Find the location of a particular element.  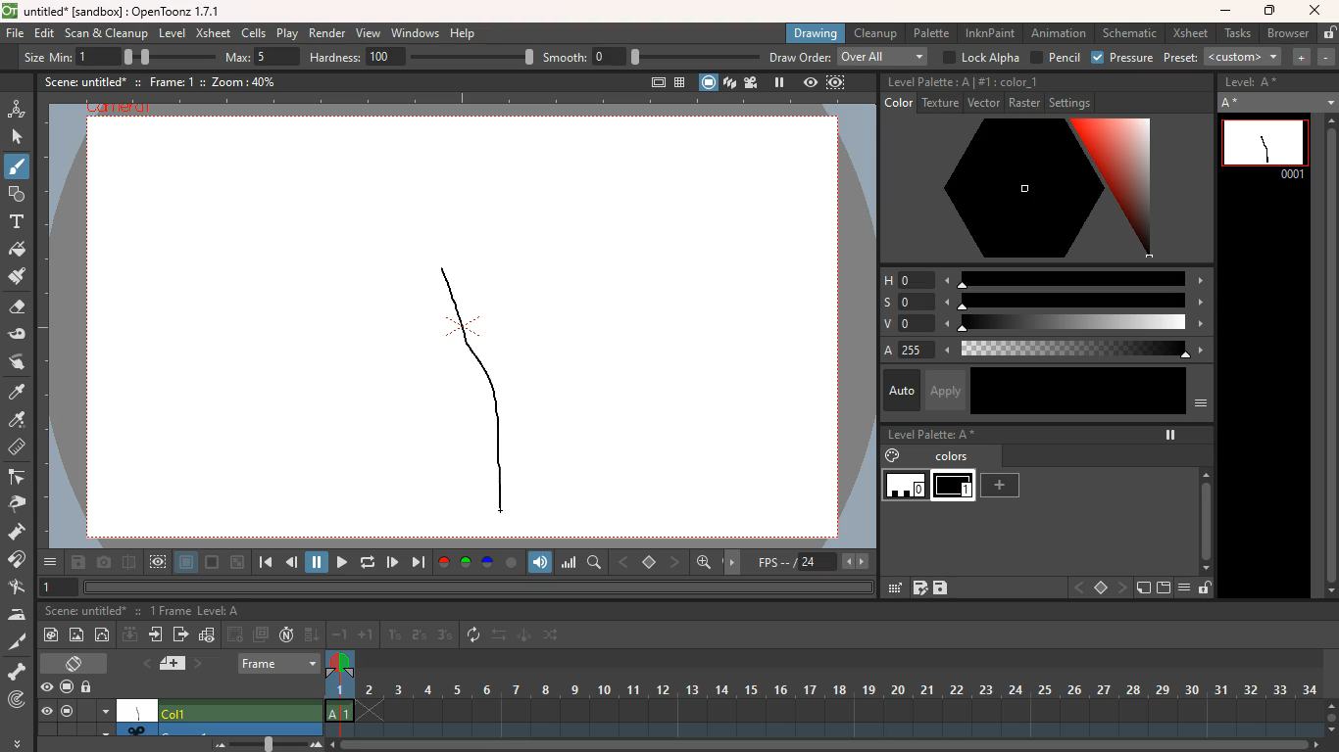

preset: is located at coordinates (1224, 57).